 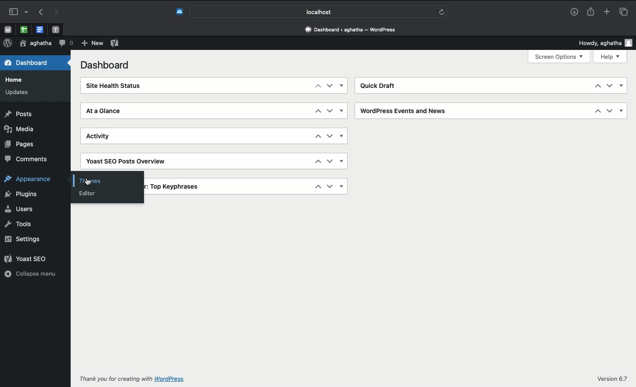 What do you see at coordinates (330, 110) in the screenshot?
I see `Down` at bounding box center [330, 110].